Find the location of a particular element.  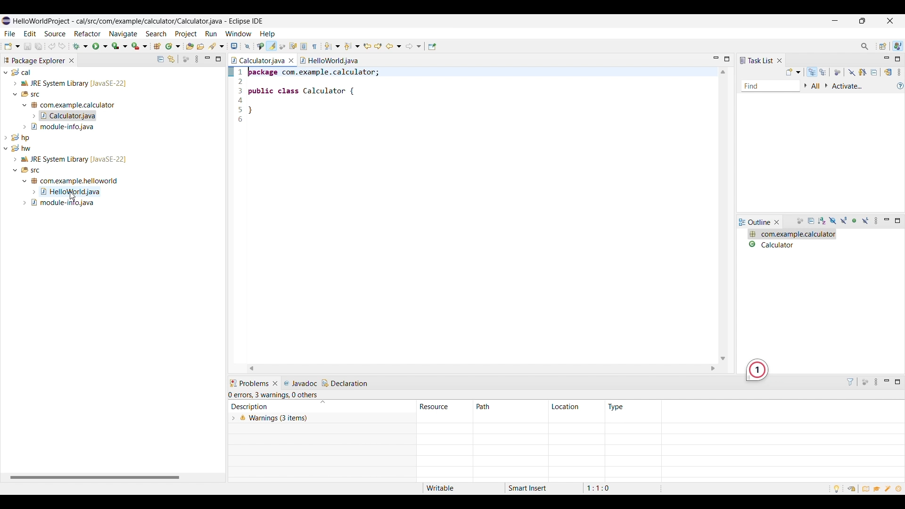

Indicates current set selected is located at coordinates (230, 72).